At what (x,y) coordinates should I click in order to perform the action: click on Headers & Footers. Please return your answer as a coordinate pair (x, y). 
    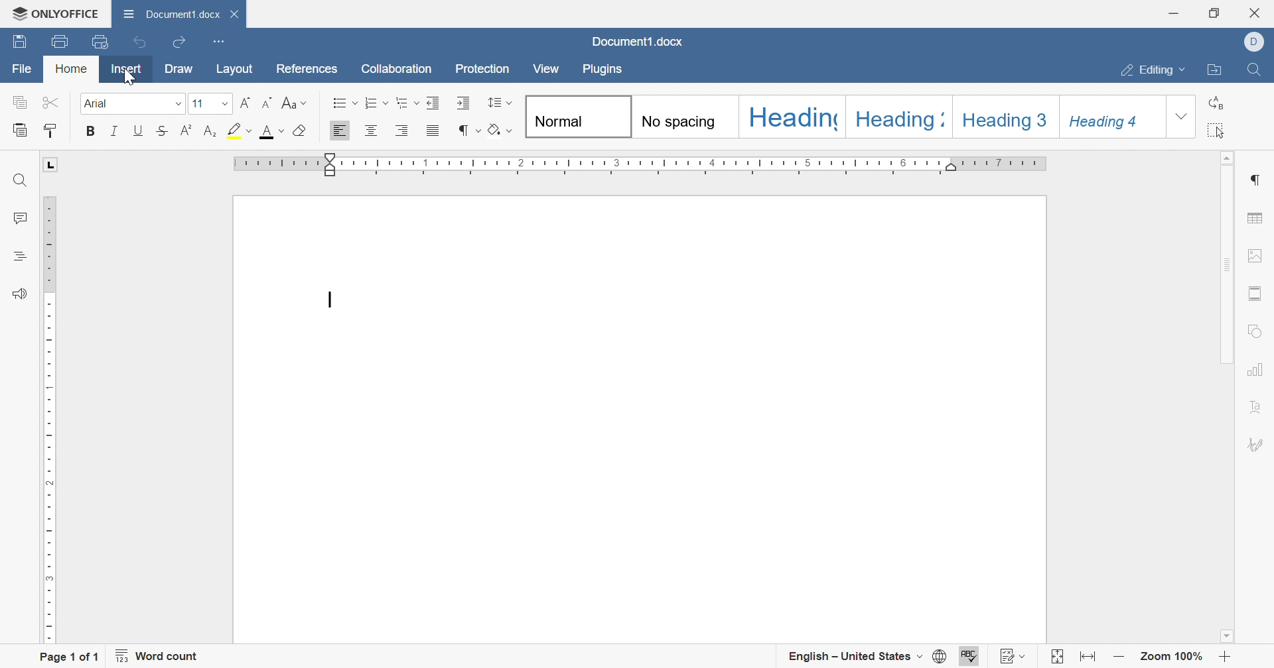
    Looking at the image, I should click on (1256, 294).